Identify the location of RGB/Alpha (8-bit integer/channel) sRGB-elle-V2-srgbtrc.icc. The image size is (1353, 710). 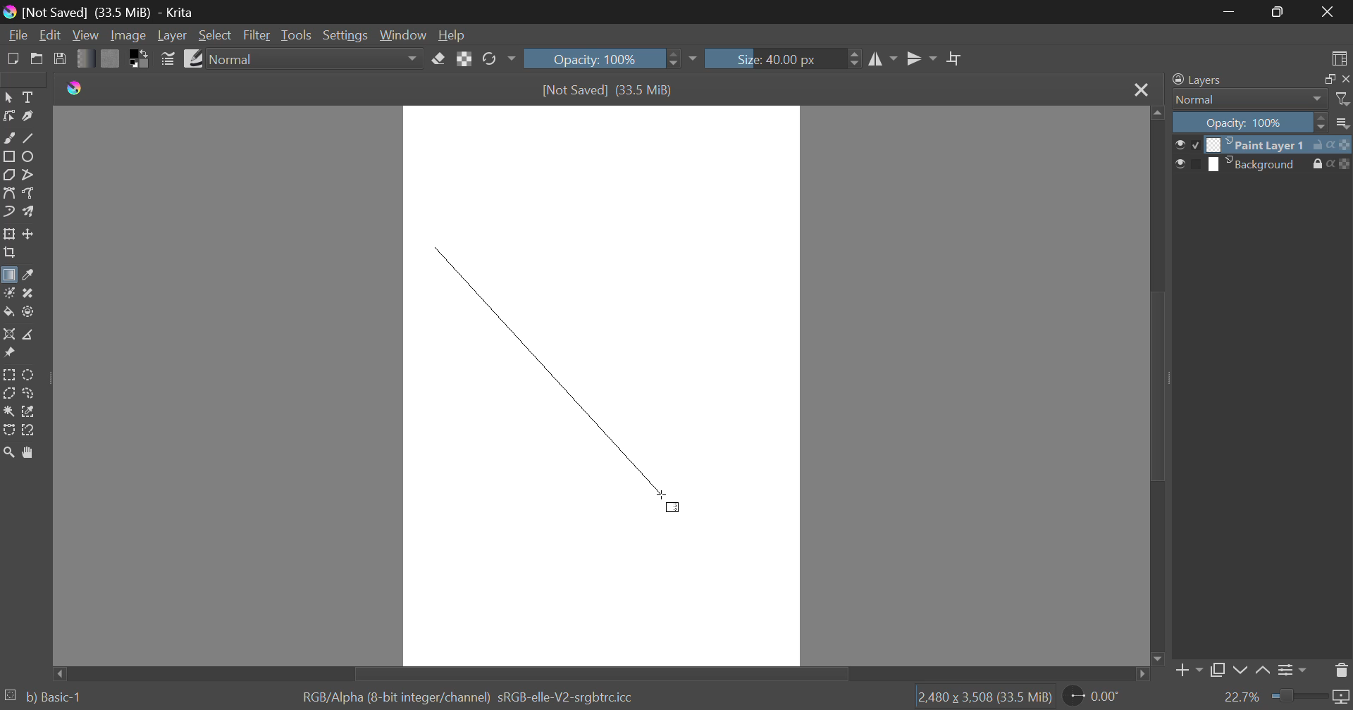
(473, 695).